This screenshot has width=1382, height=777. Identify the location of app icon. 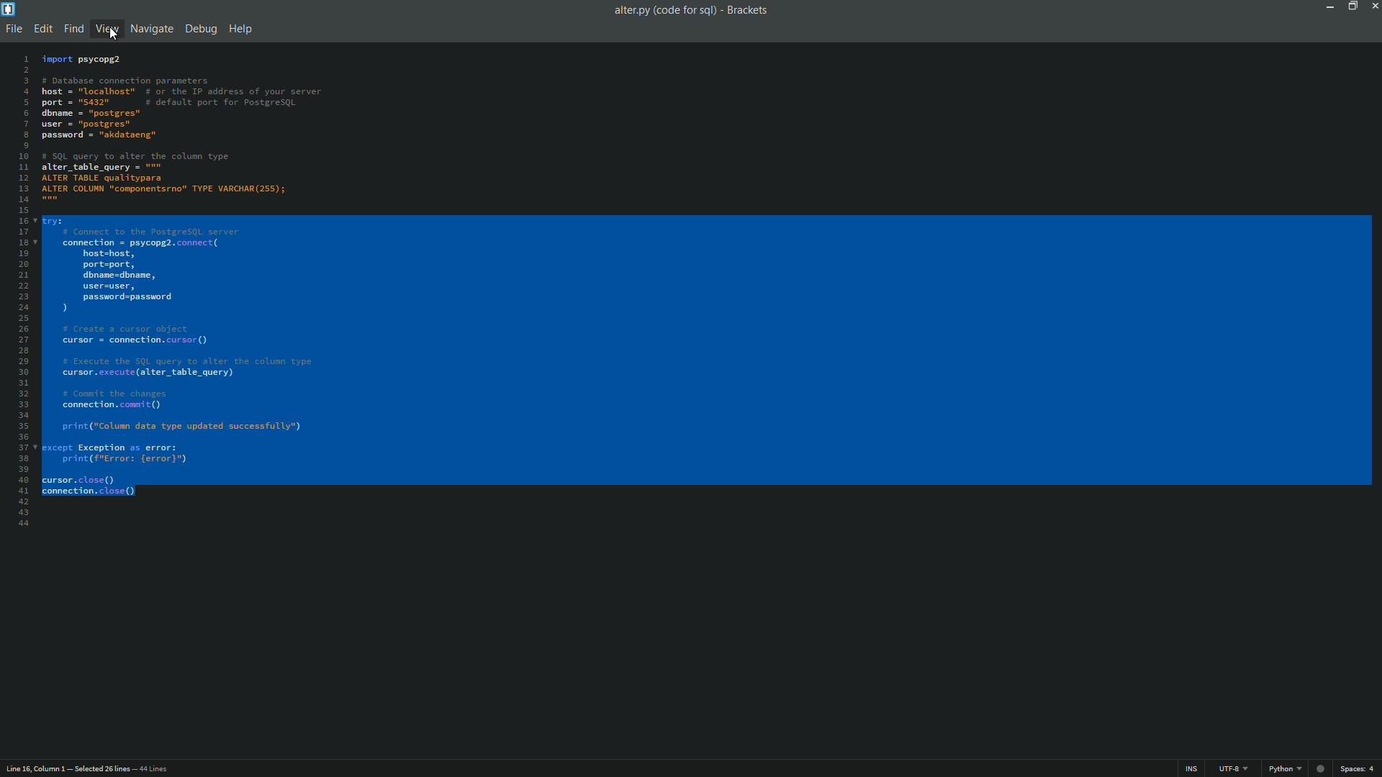
(9, 9).